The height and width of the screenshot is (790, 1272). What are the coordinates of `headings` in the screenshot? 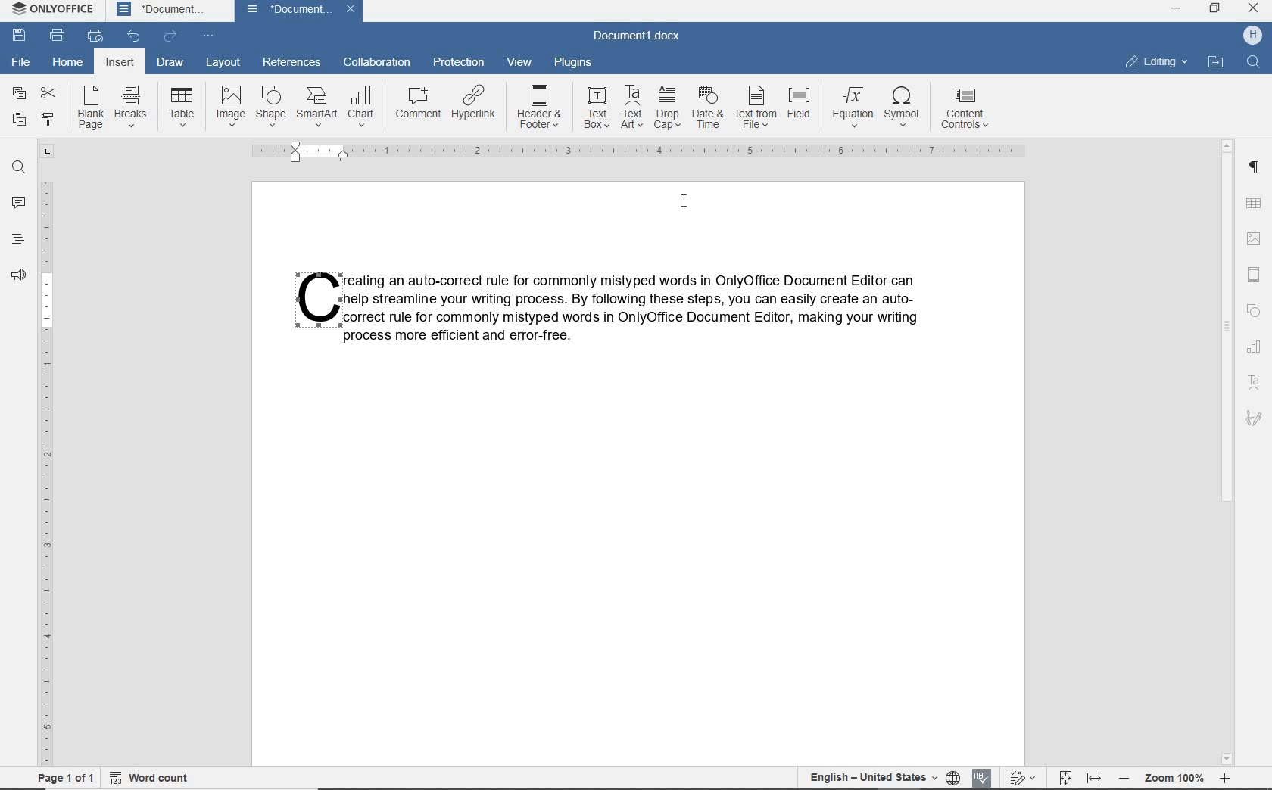 It's located at (17, 241).